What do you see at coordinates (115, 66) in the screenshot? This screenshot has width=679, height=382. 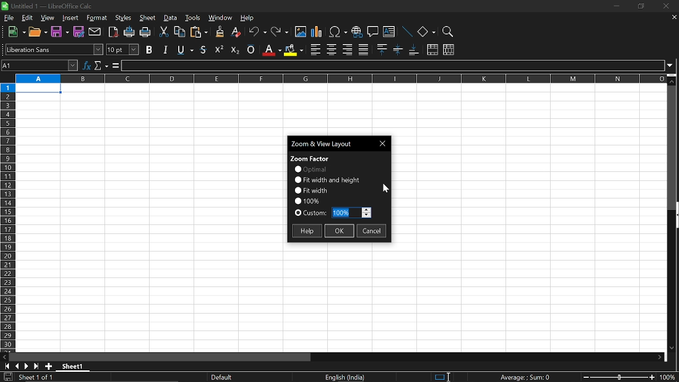 I see `formula` at bounding box center [115, 66].